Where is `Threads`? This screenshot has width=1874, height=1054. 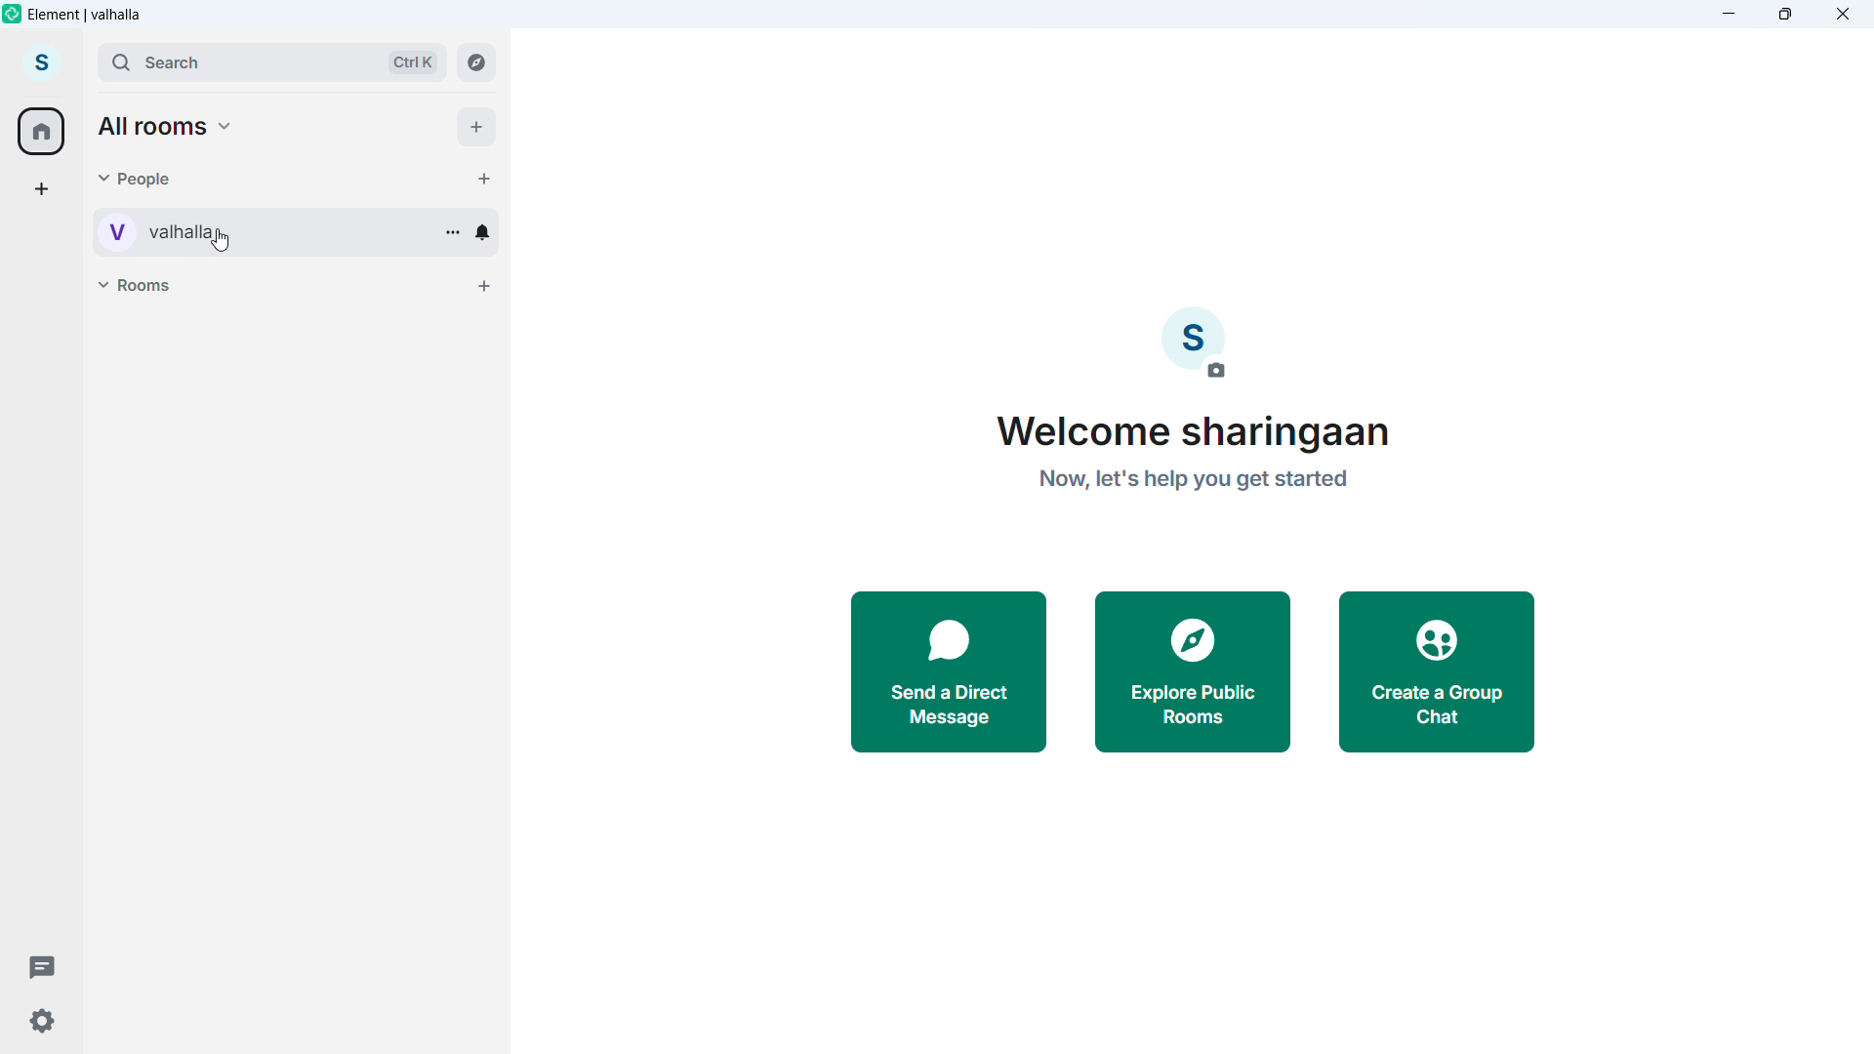
Threads is located at coordinates (41, 964).